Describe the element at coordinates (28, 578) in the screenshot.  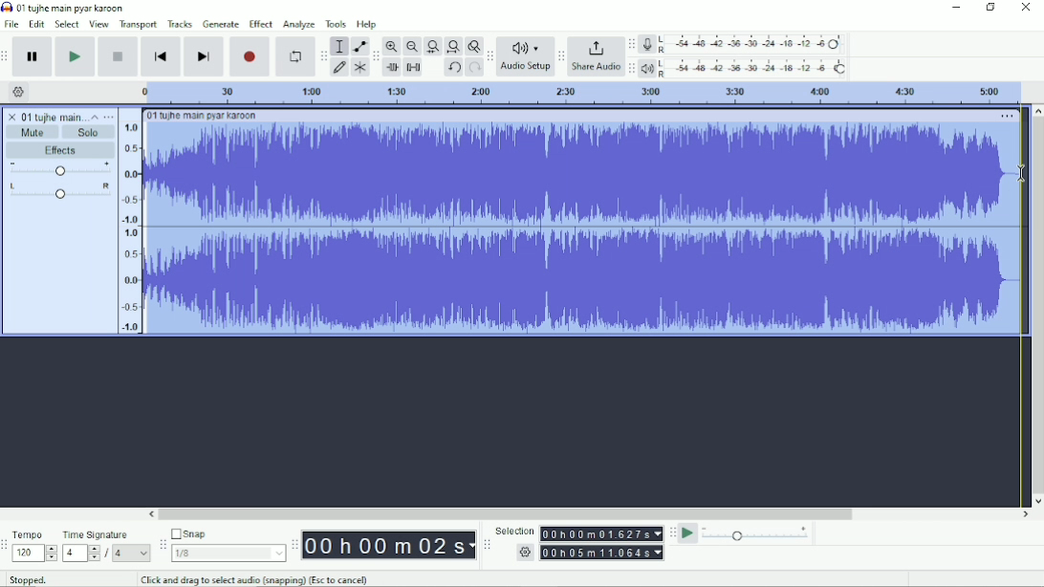
I see `Stopped` at that location.